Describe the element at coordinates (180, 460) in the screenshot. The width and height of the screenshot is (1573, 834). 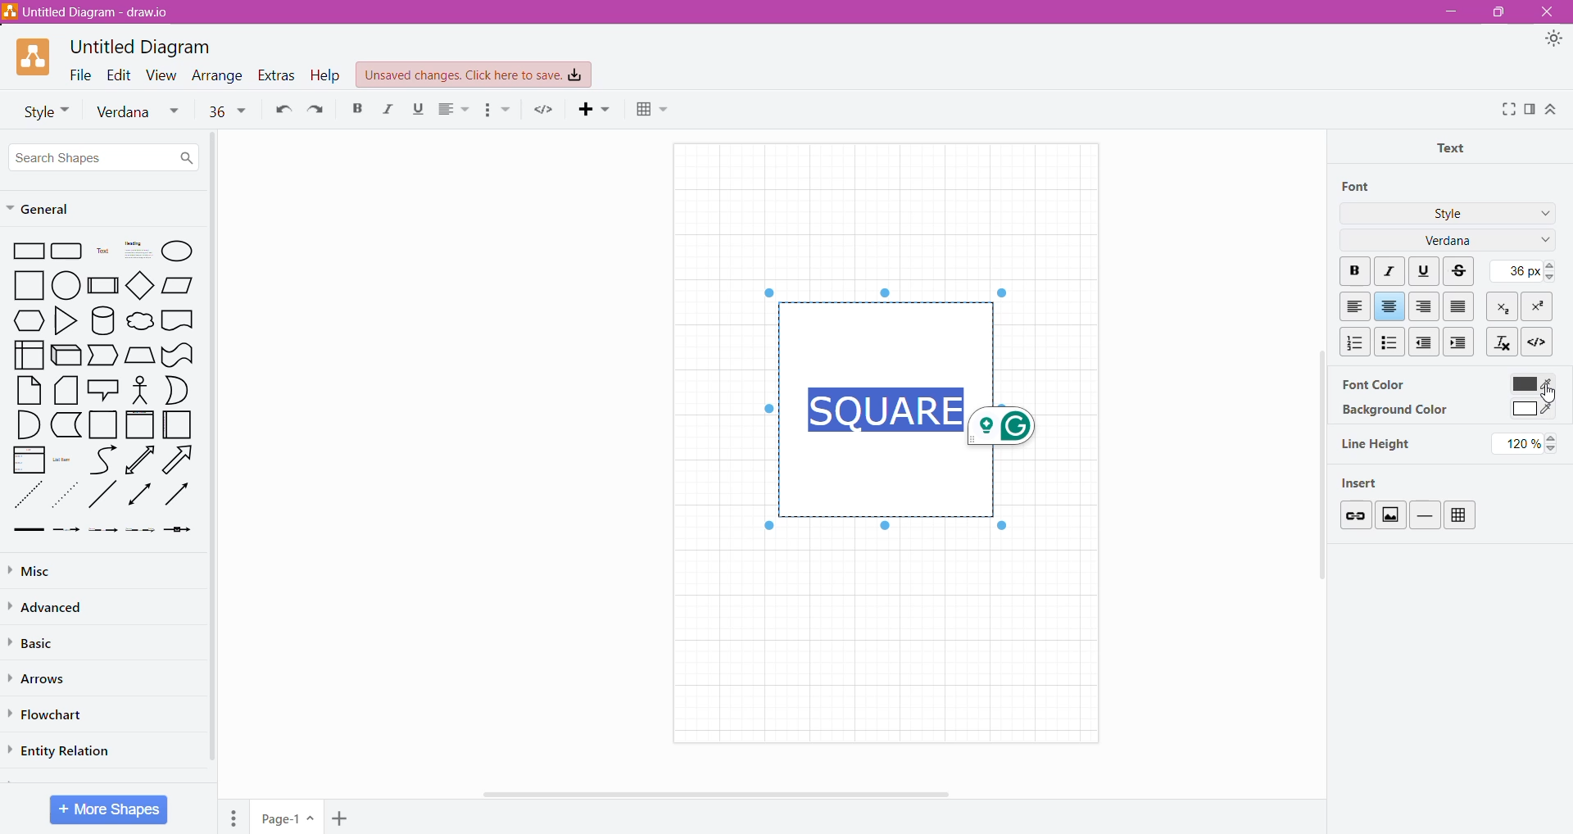
I see `Right Diagonal Arrow` at that location.